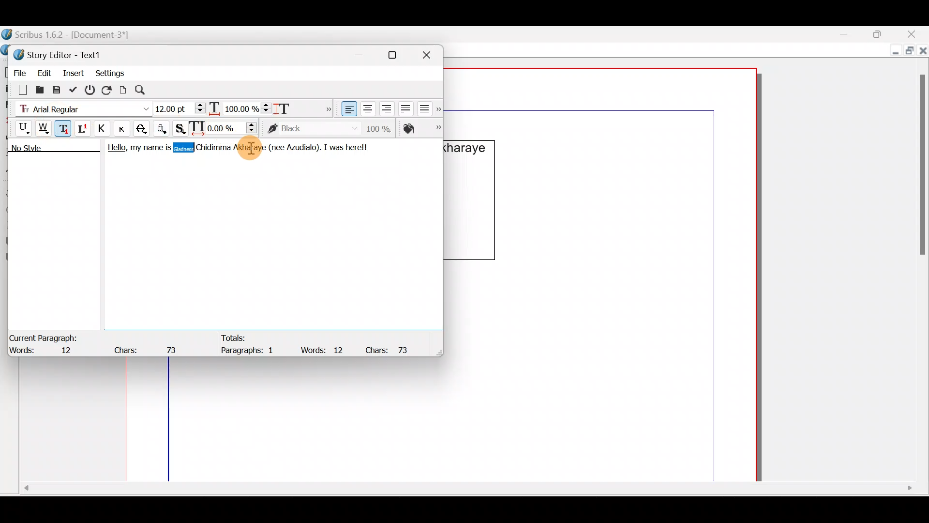  I want to click on Close, so click(431, 53).